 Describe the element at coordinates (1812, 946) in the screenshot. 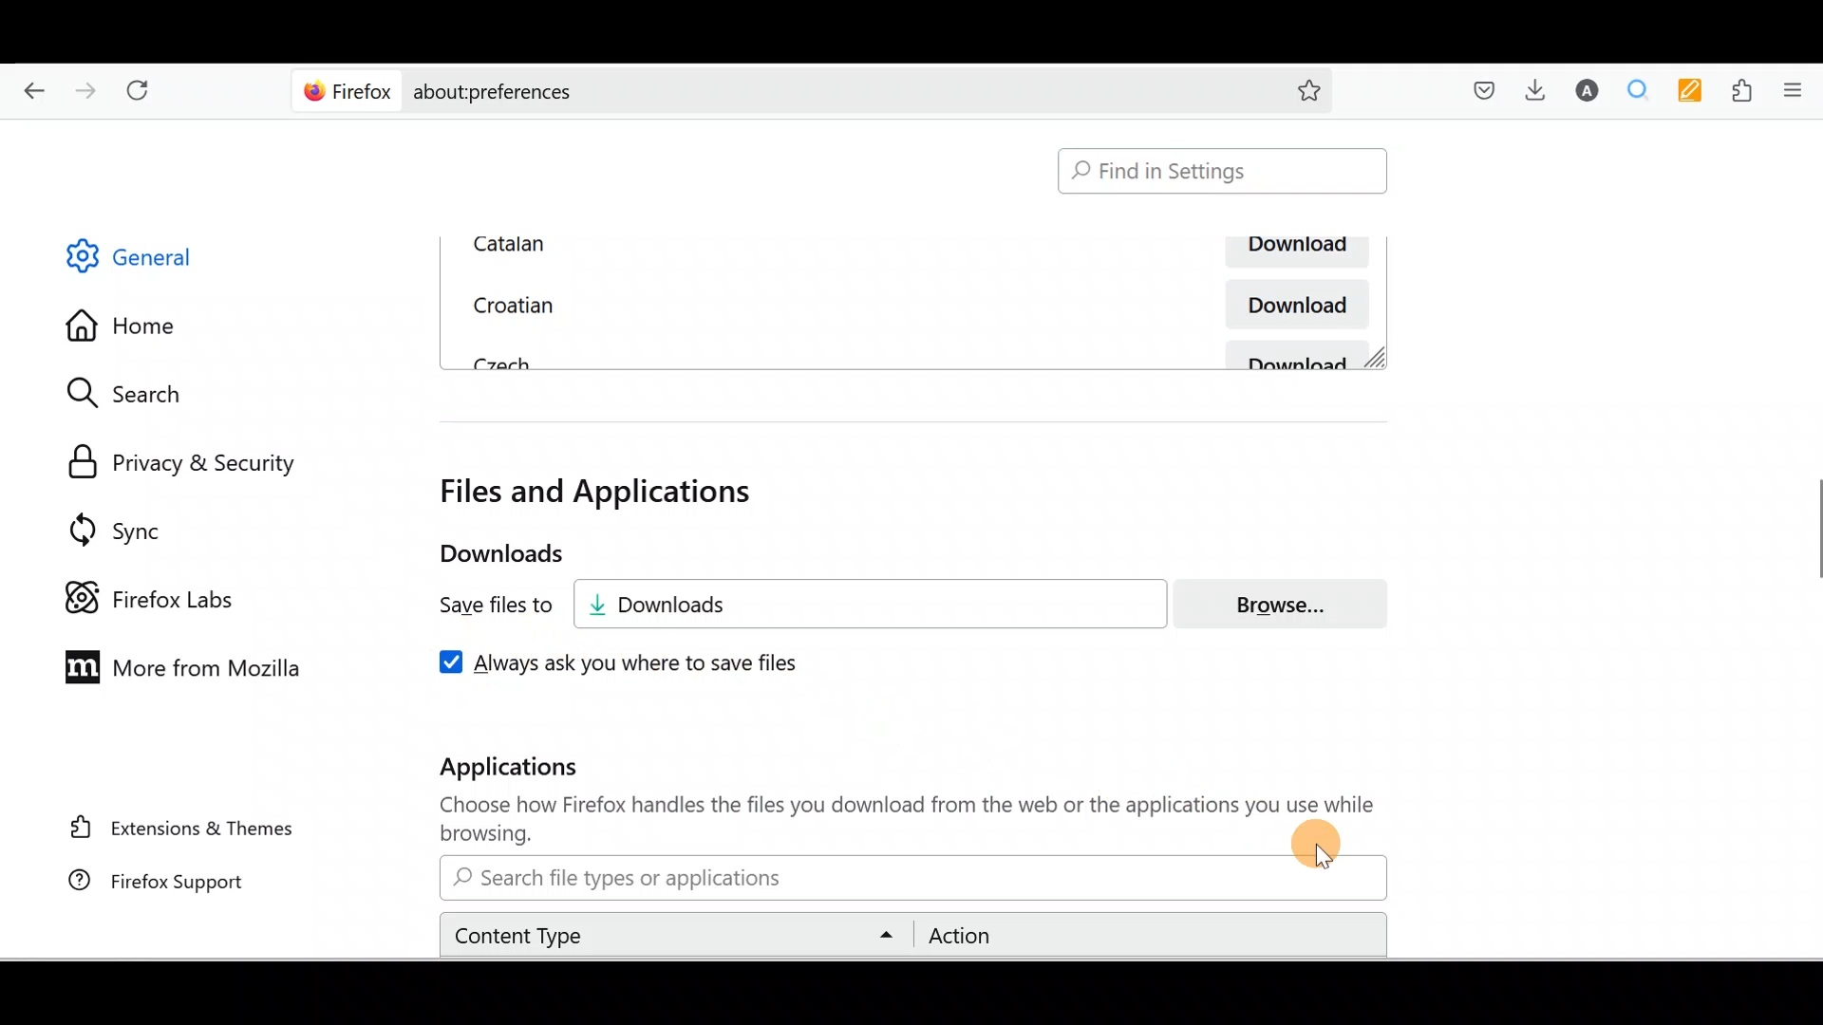

I see `scroll down` at that location.